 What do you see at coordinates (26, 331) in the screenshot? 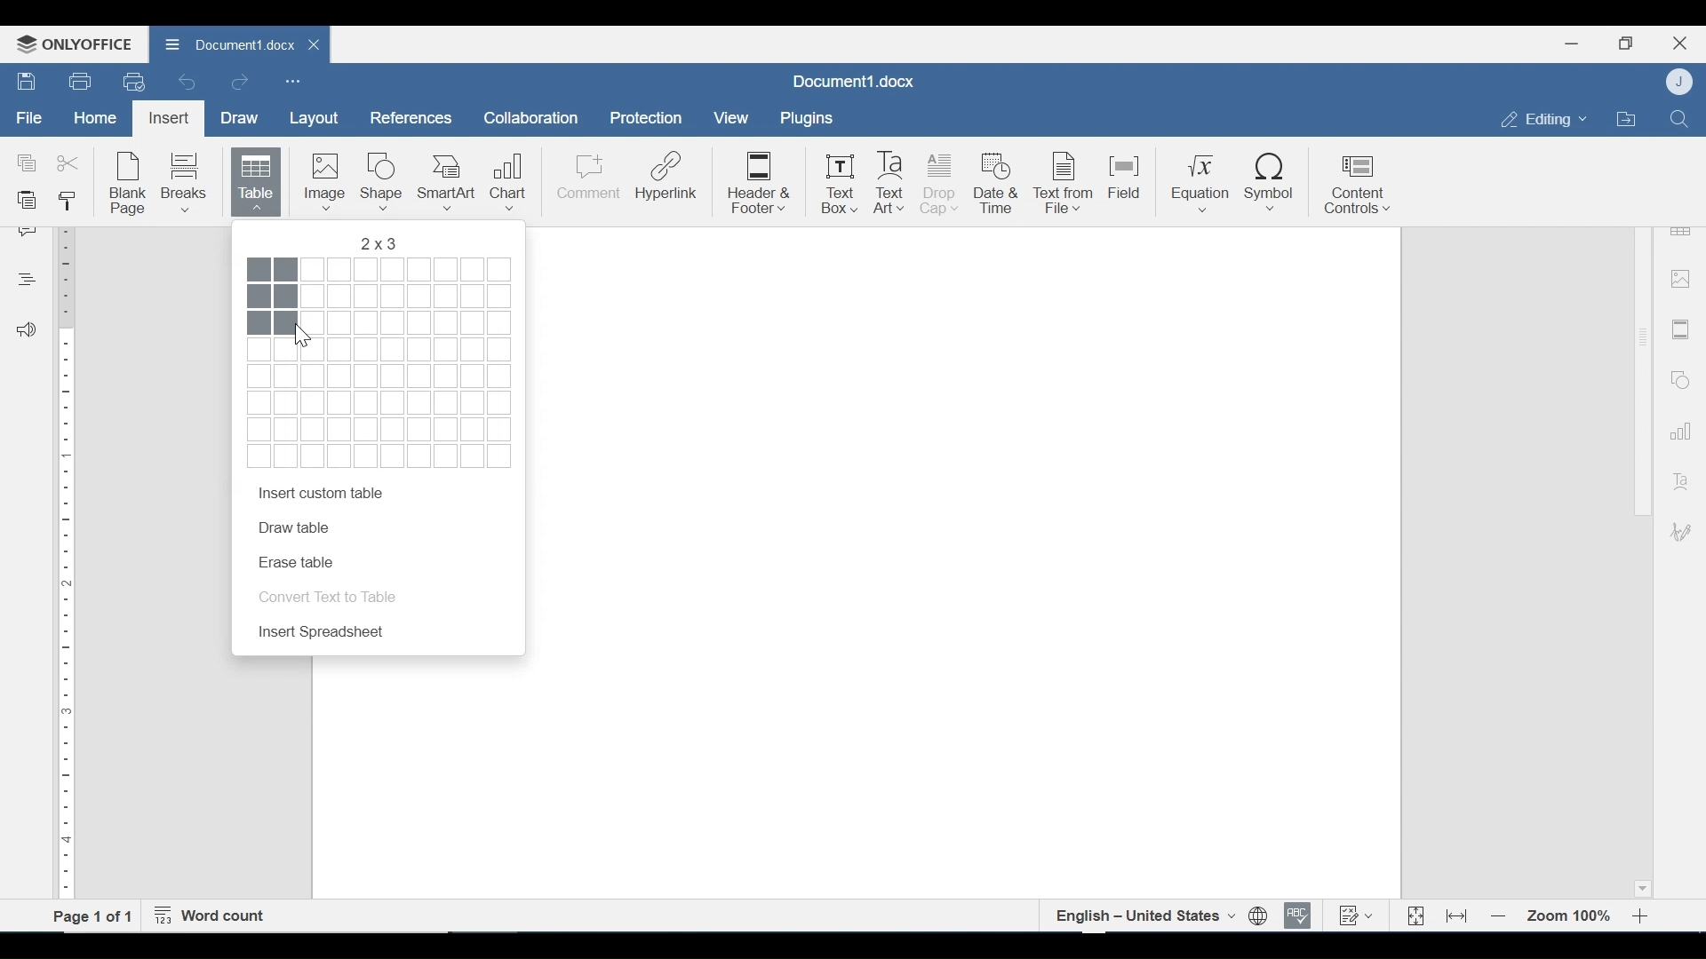
I see `Feedback and Support` at bounding box center [26, 331].